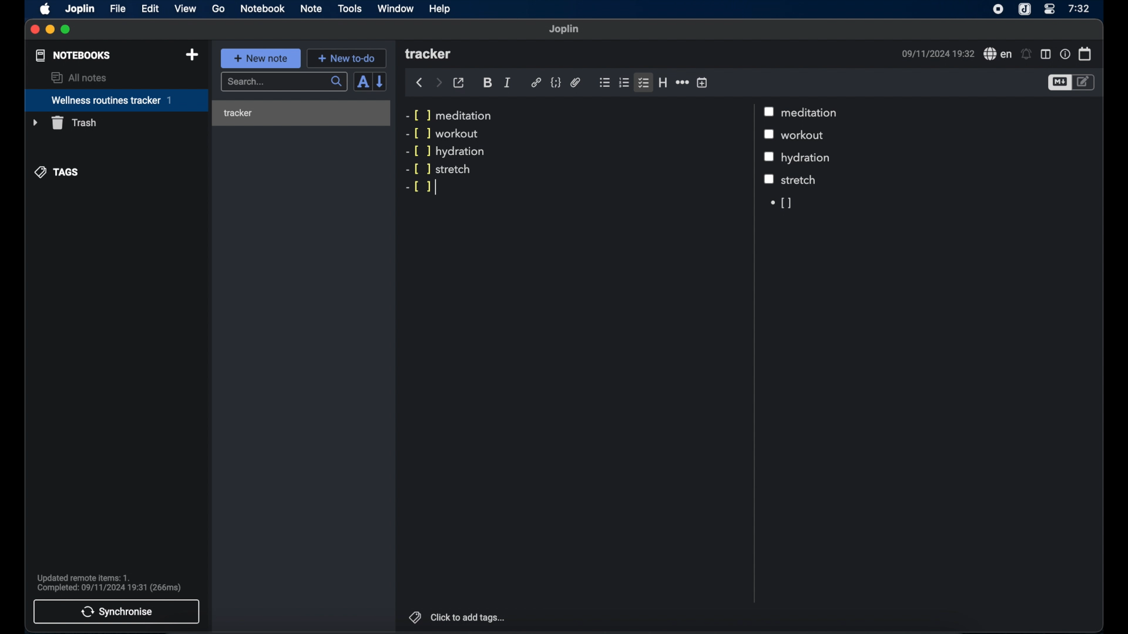  I want to click on horizontal rule, so click(681, 82).